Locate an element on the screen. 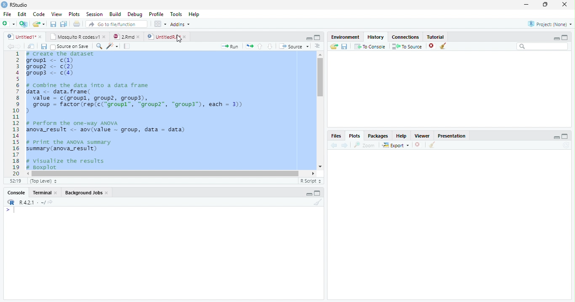 The image size is (575, 302). Delete is located at coordinates (418, 145).